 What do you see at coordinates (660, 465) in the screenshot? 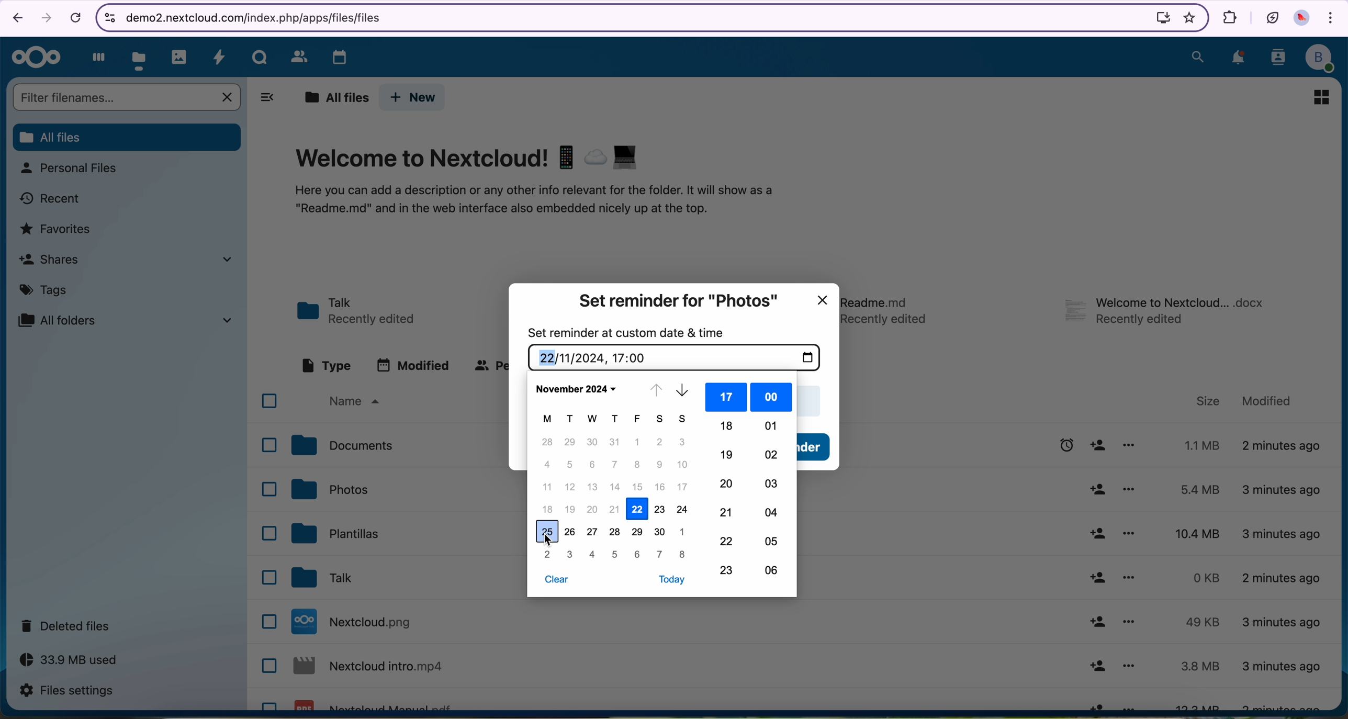
I see `9` at bounding box center [660, 465].